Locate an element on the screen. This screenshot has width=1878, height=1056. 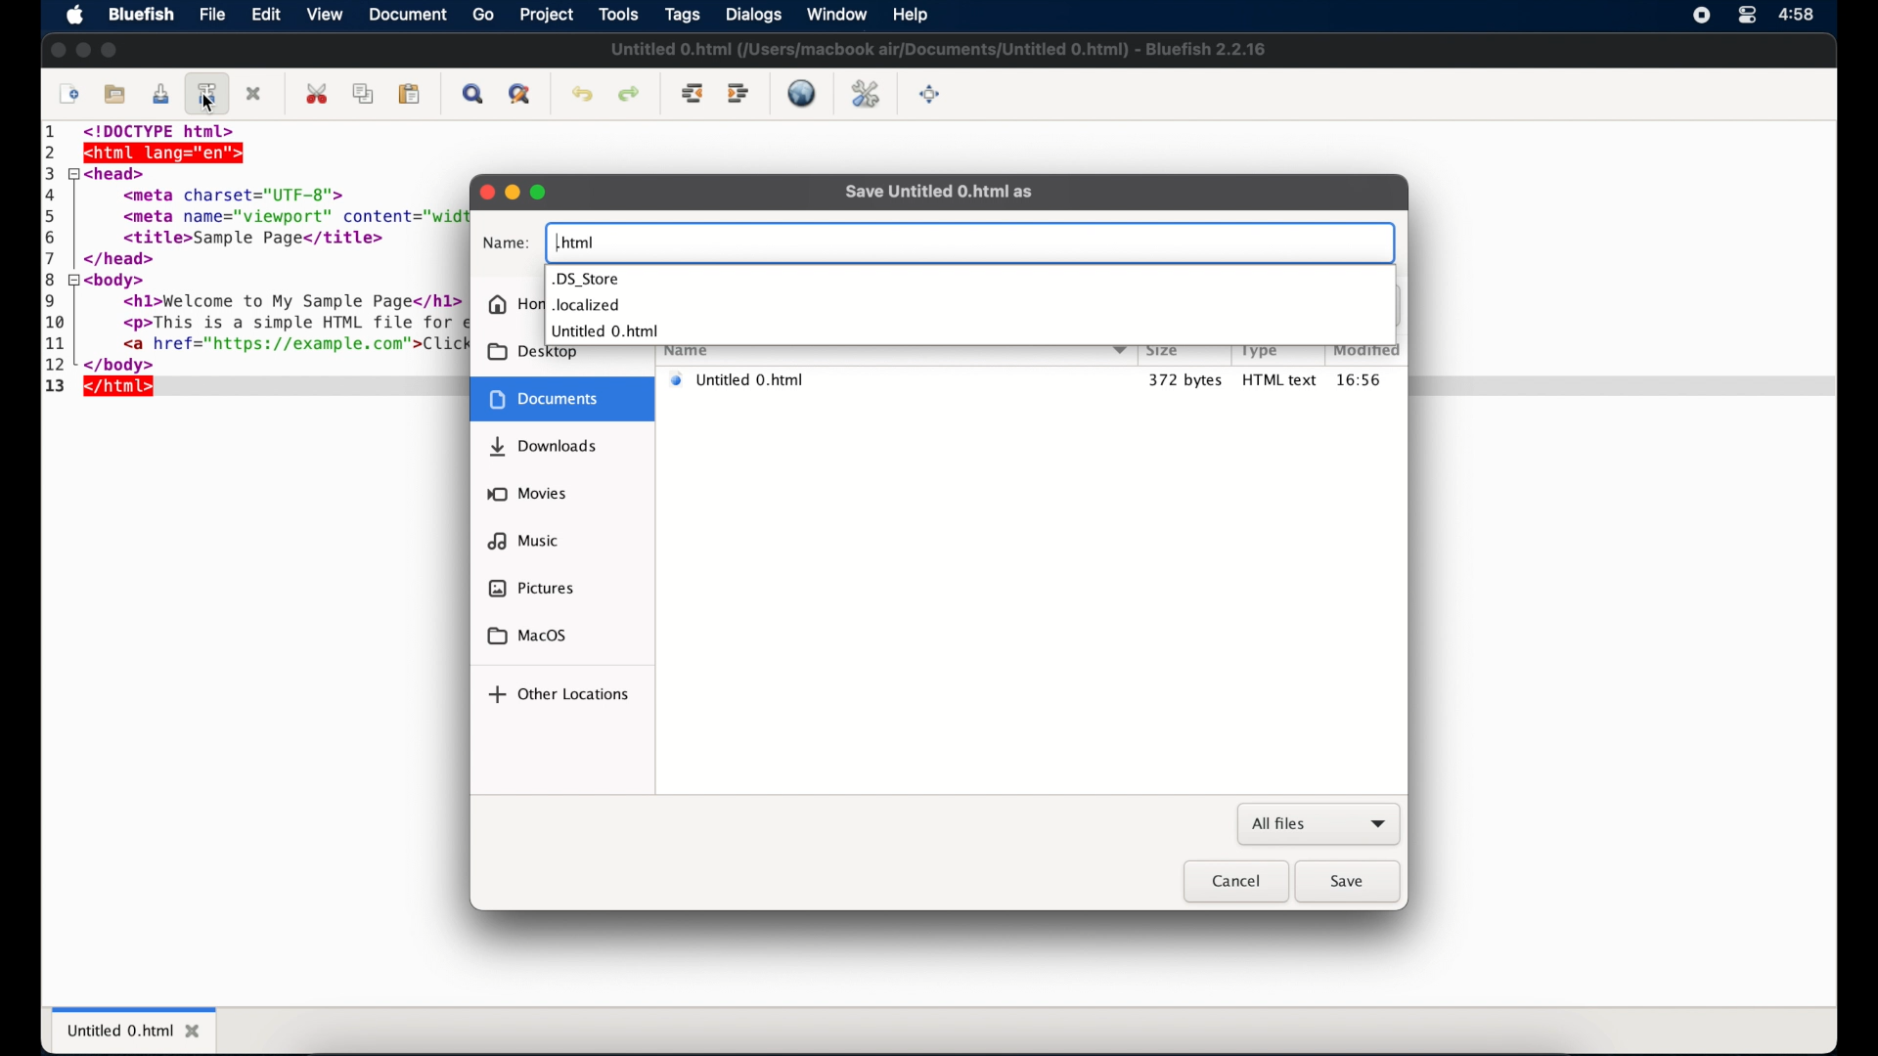
</head> is located at coordinates (119, 260).